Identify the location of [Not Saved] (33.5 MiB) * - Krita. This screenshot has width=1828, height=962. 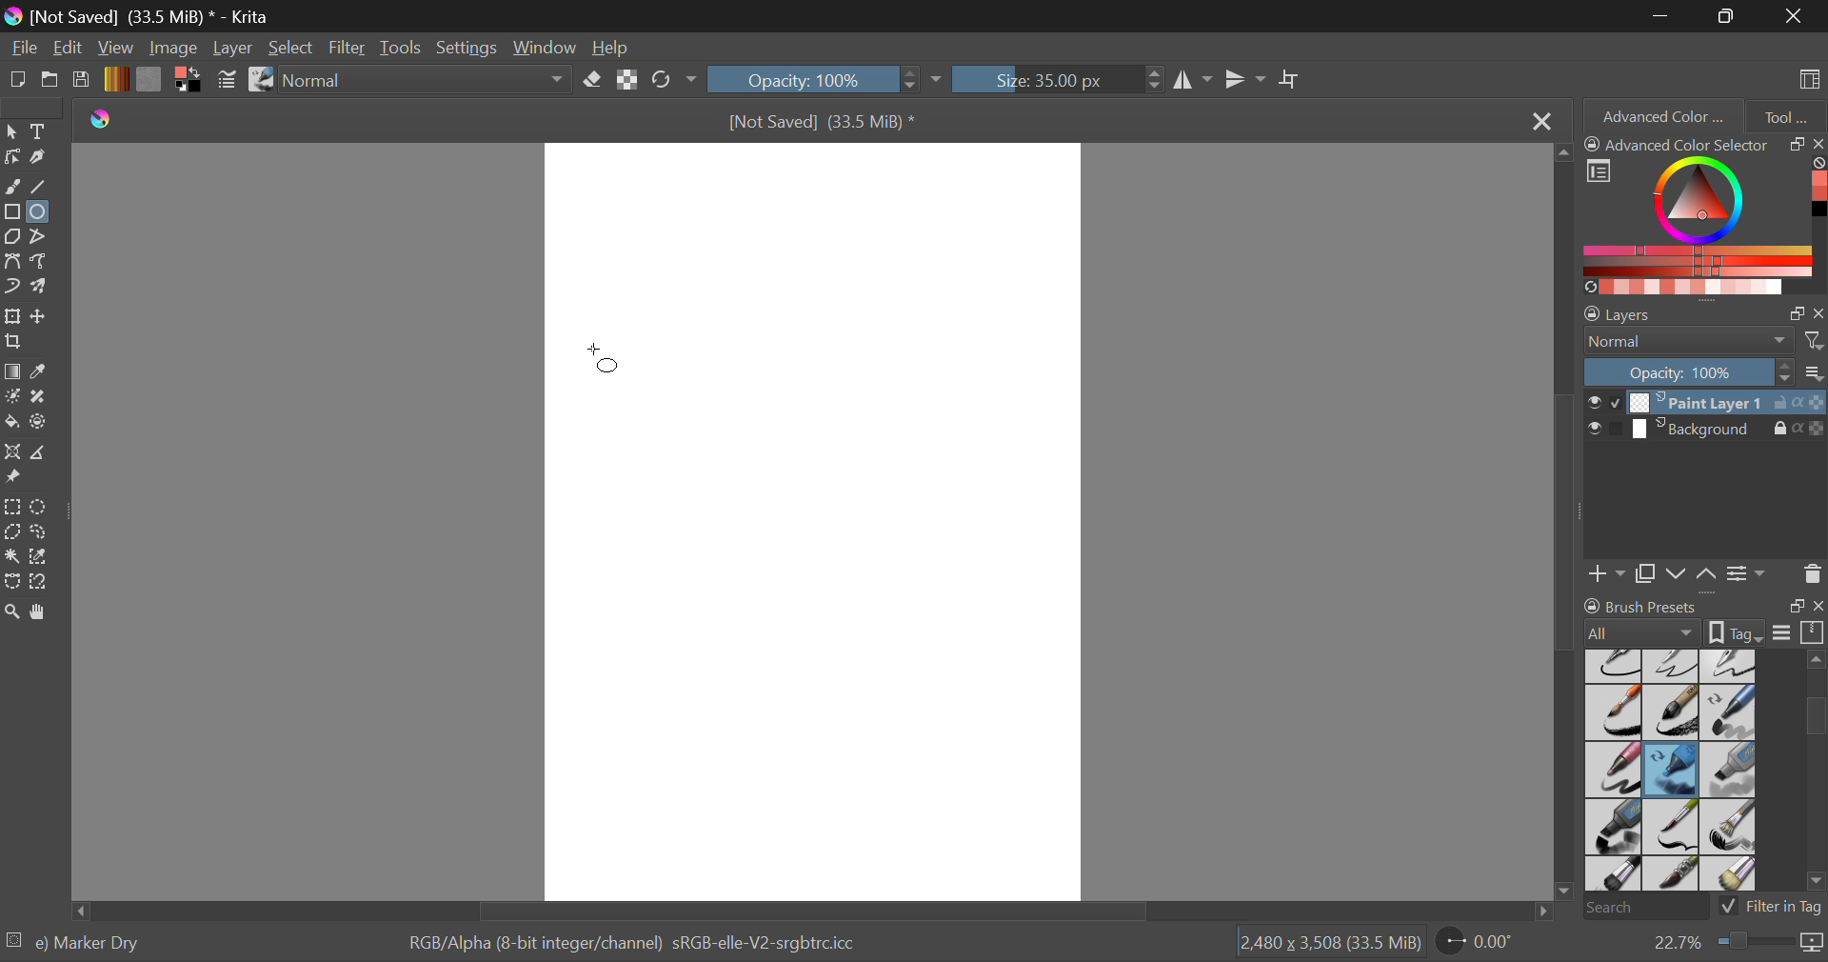
(154, 18).